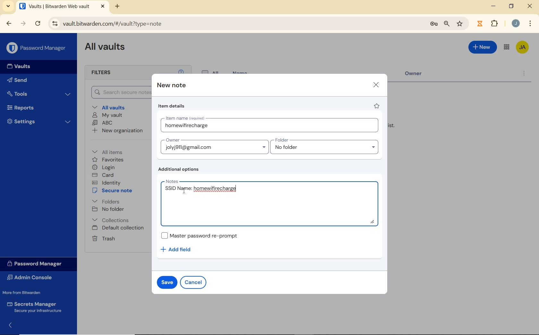  What do you see at coordinates (119, 228) in the screenshot?
I see `Default collection` at bounding box center [119, 228].